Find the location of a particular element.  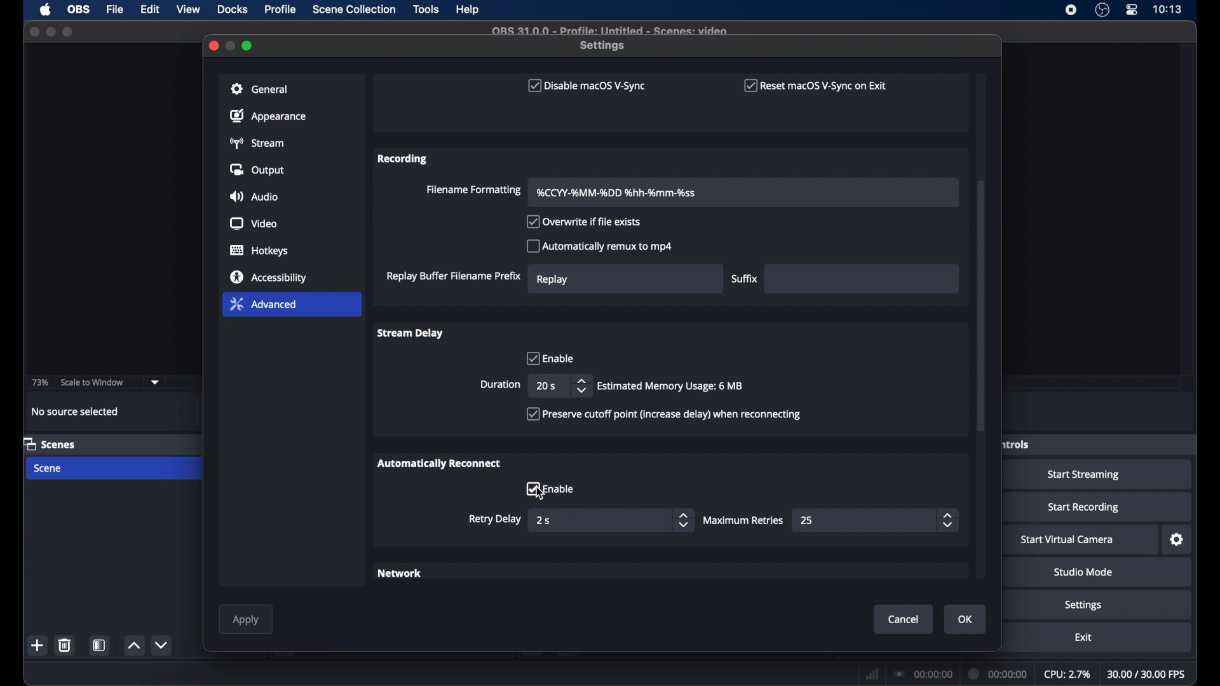

scenes is located at coordinates (50, 443).